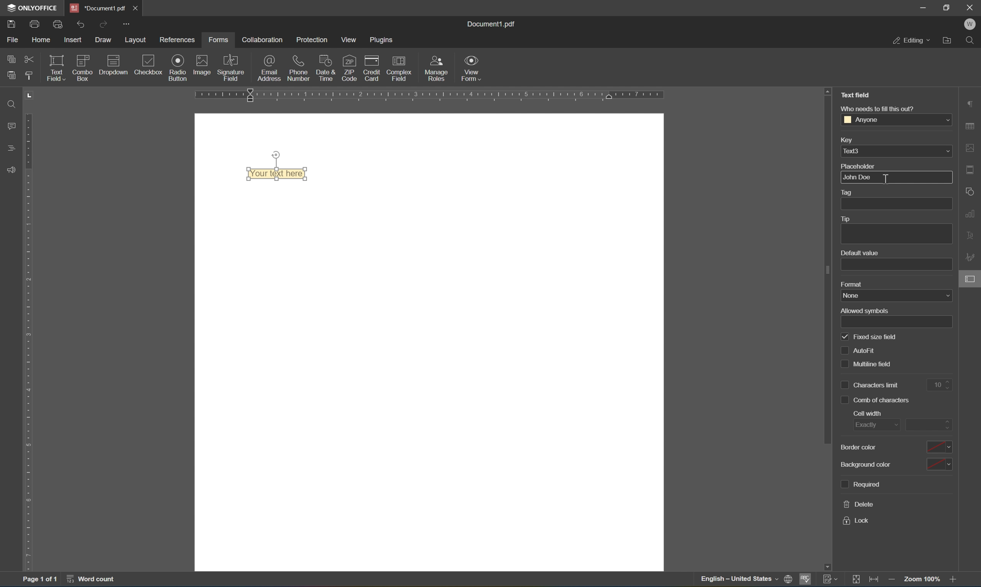 The image size is (981, 587). Describe the element at coordinates (859, 176) in the screenshot. I see `John Doe` at that location.